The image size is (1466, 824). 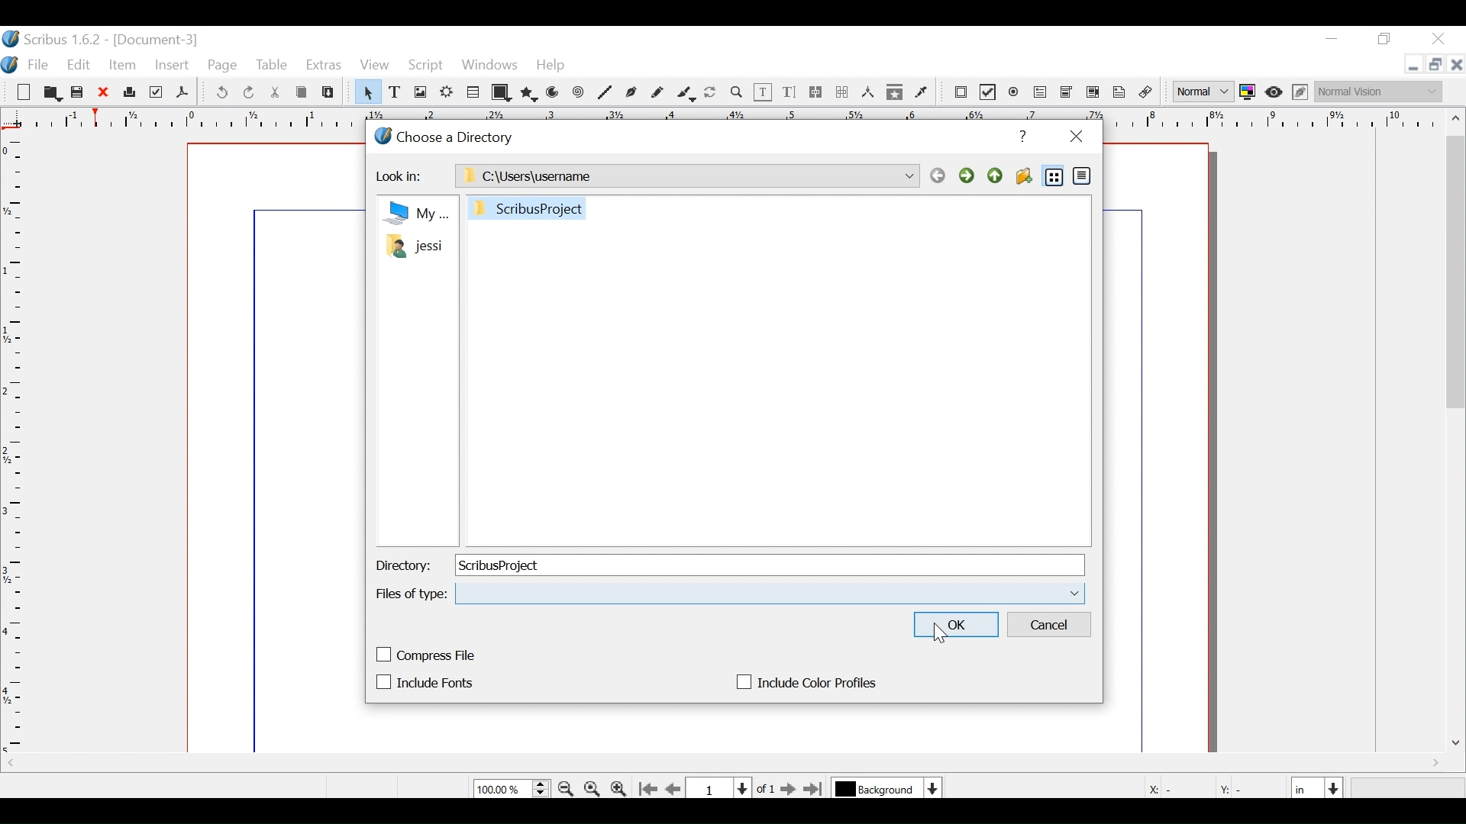 What do you see at coordinates (961, 93) in the screenshot?
I see `PDF push Editor` at bounding box center [961, 93].